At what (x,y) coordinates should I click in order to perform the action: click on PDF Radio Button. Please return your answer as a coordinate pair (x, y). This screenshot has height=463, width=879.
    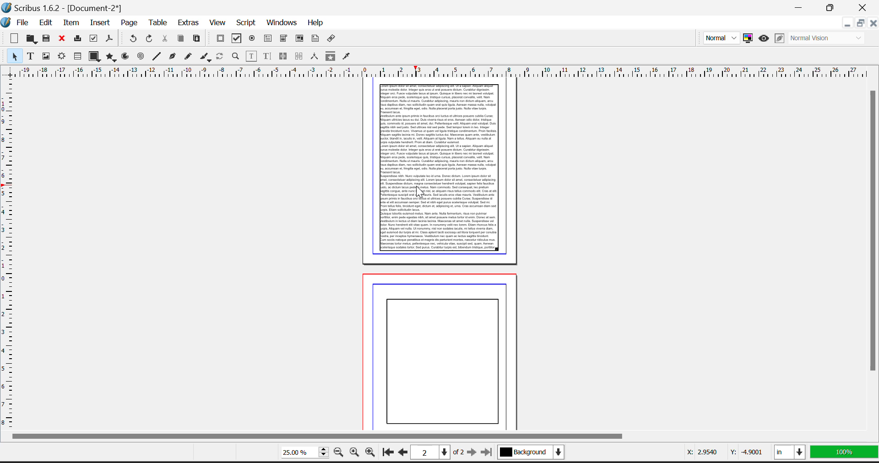
    Looking at the image, I should click on (252, 39).